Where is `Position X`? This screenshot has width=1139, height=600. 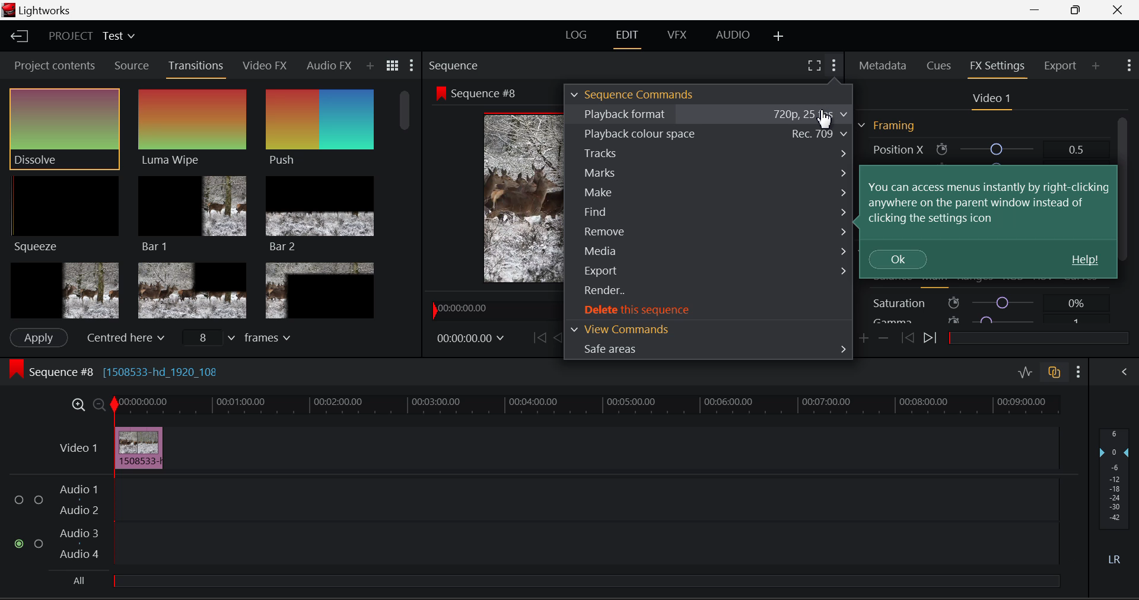
Position X is located at coordinates (978, 148).